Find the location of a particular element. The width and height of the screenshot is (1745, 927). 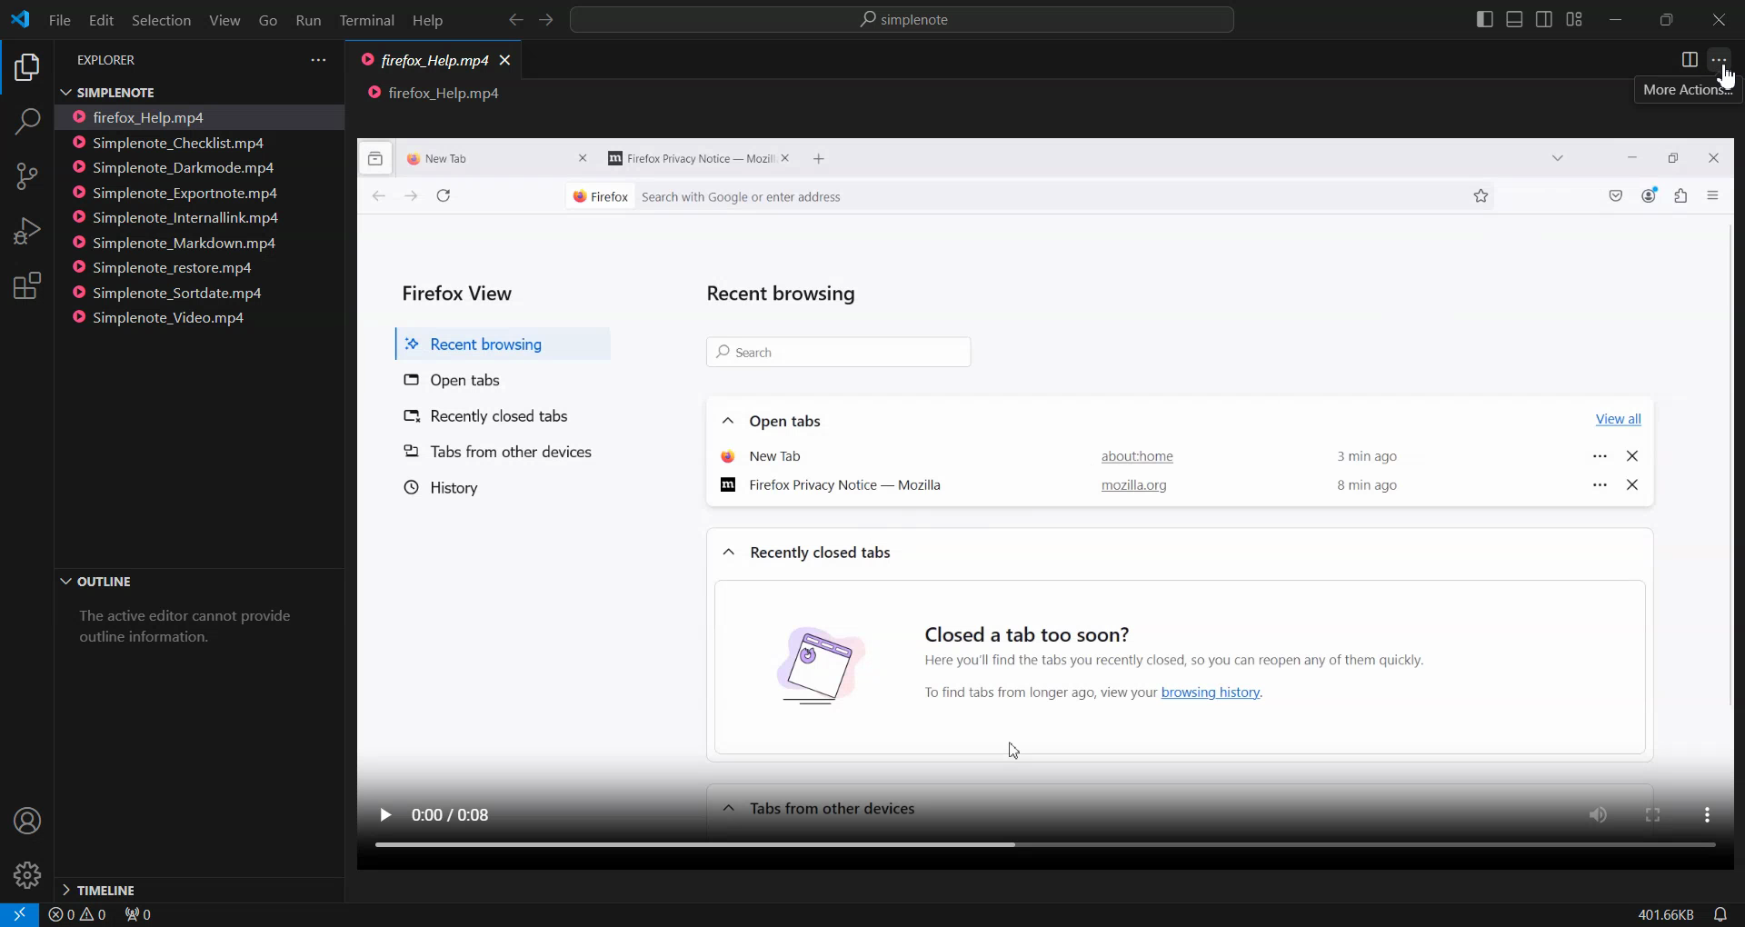

More  Action is located at coordinates (1680, 90).